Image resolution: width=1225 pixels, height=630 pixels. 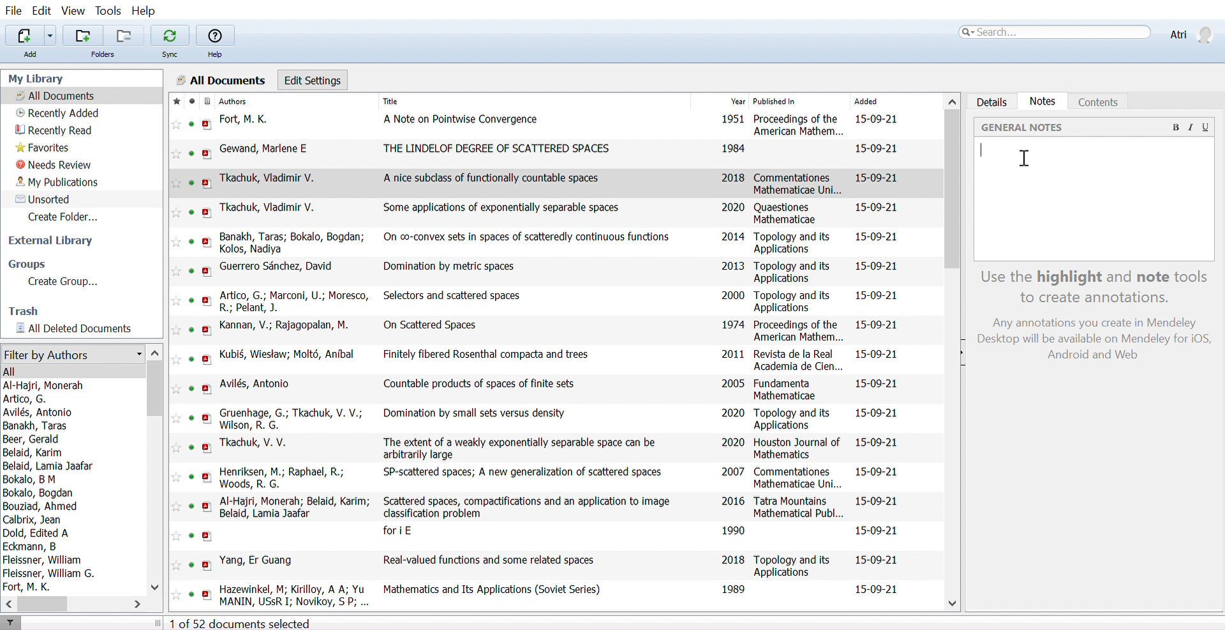 I want to click on 2016, so click(x=733, y=501).